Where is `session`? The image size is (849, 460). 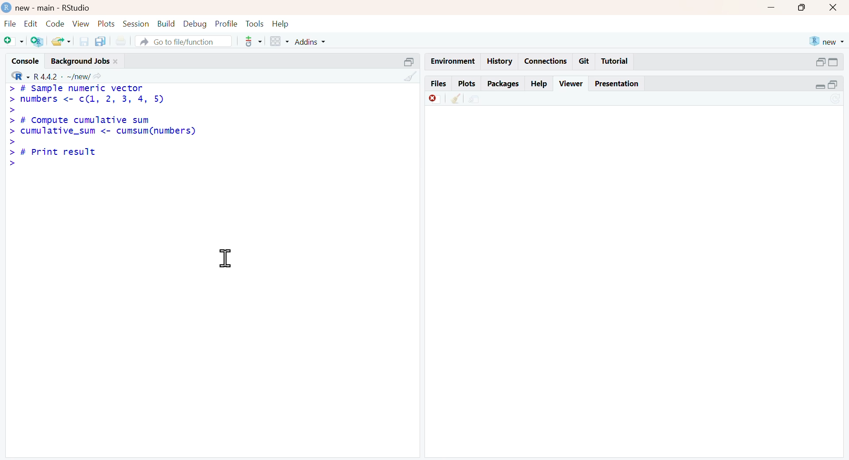 session is located at coordinates (136, 23).